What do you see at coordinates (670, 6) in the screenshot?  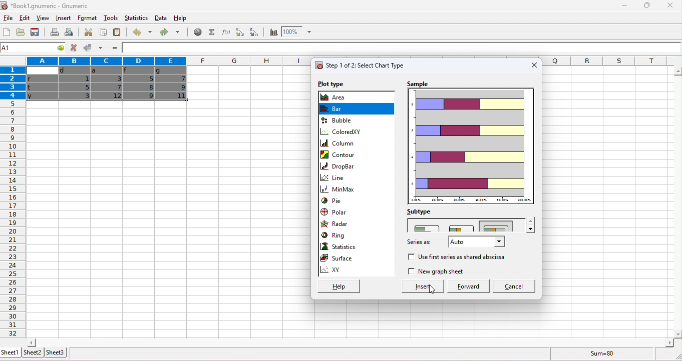 I see `close` at bounding box center [670, 6].